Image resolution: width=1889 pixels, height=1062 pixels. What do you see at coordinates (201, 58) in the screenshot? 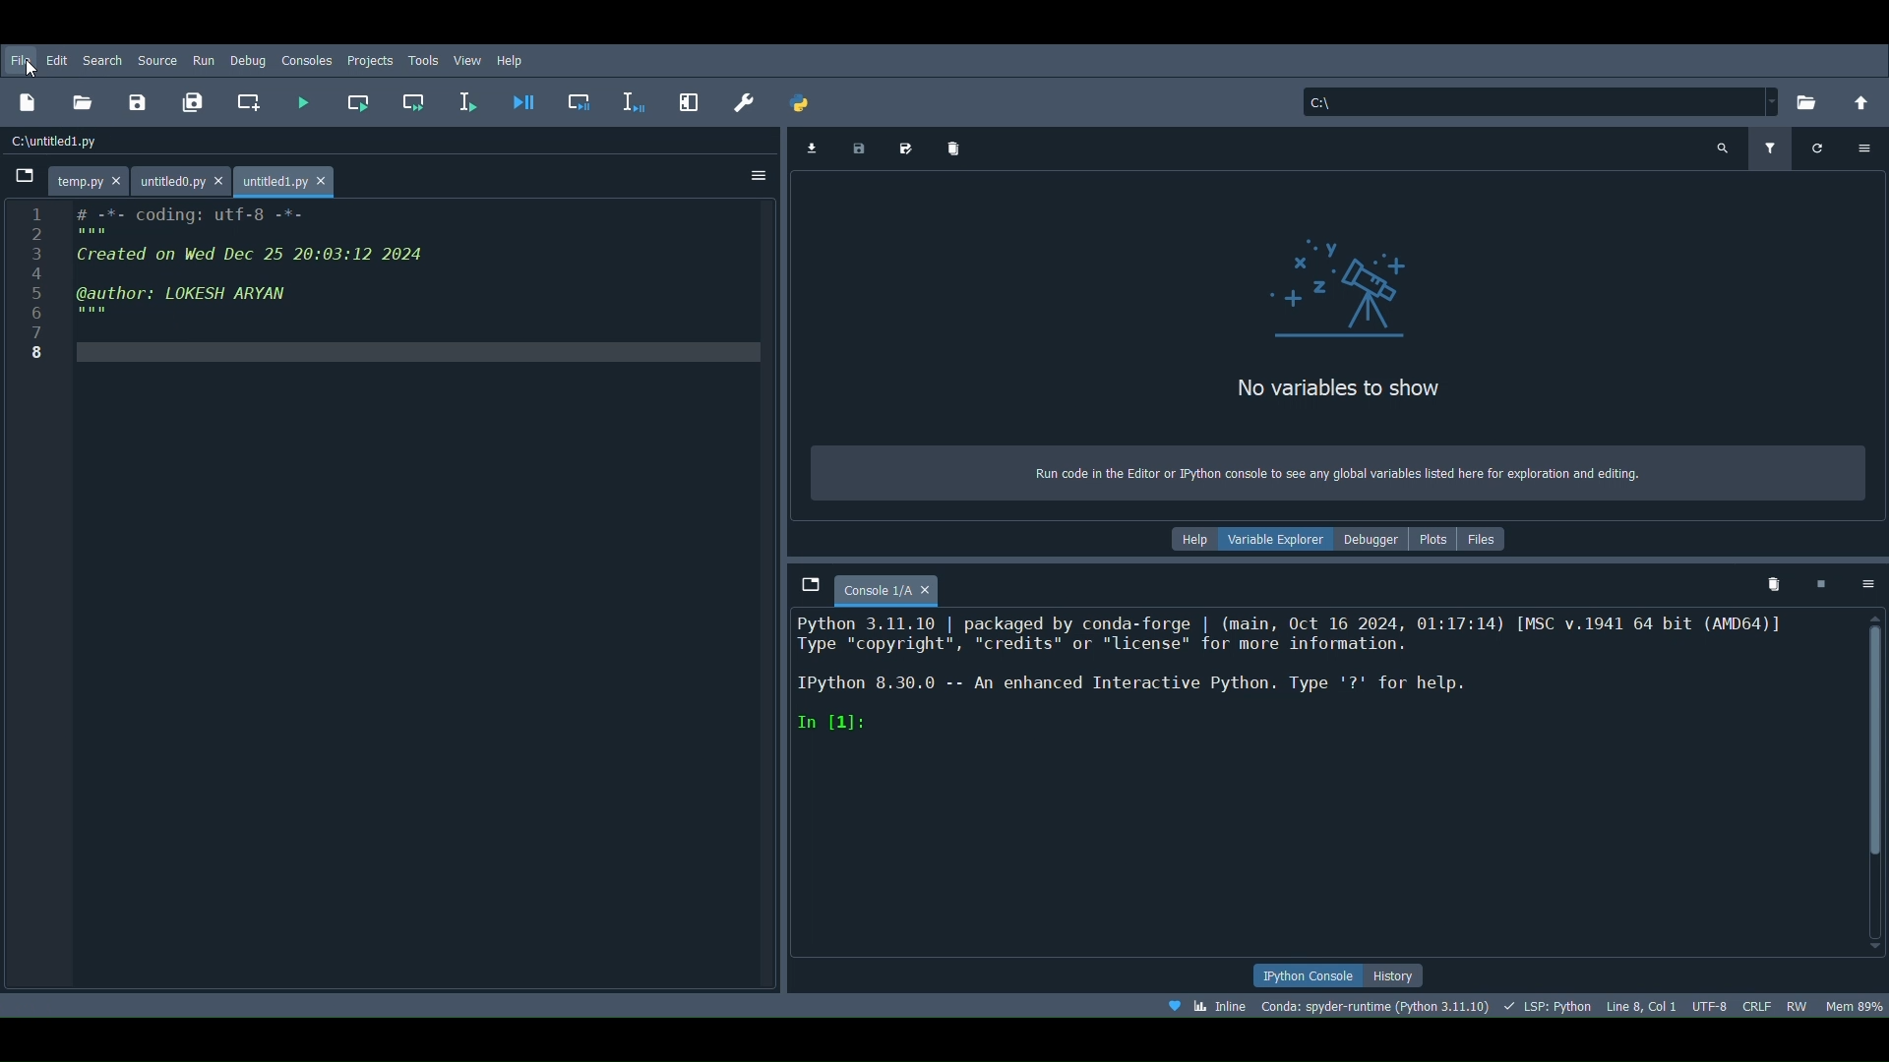
I see `Run` at bounding box center [201, 58].